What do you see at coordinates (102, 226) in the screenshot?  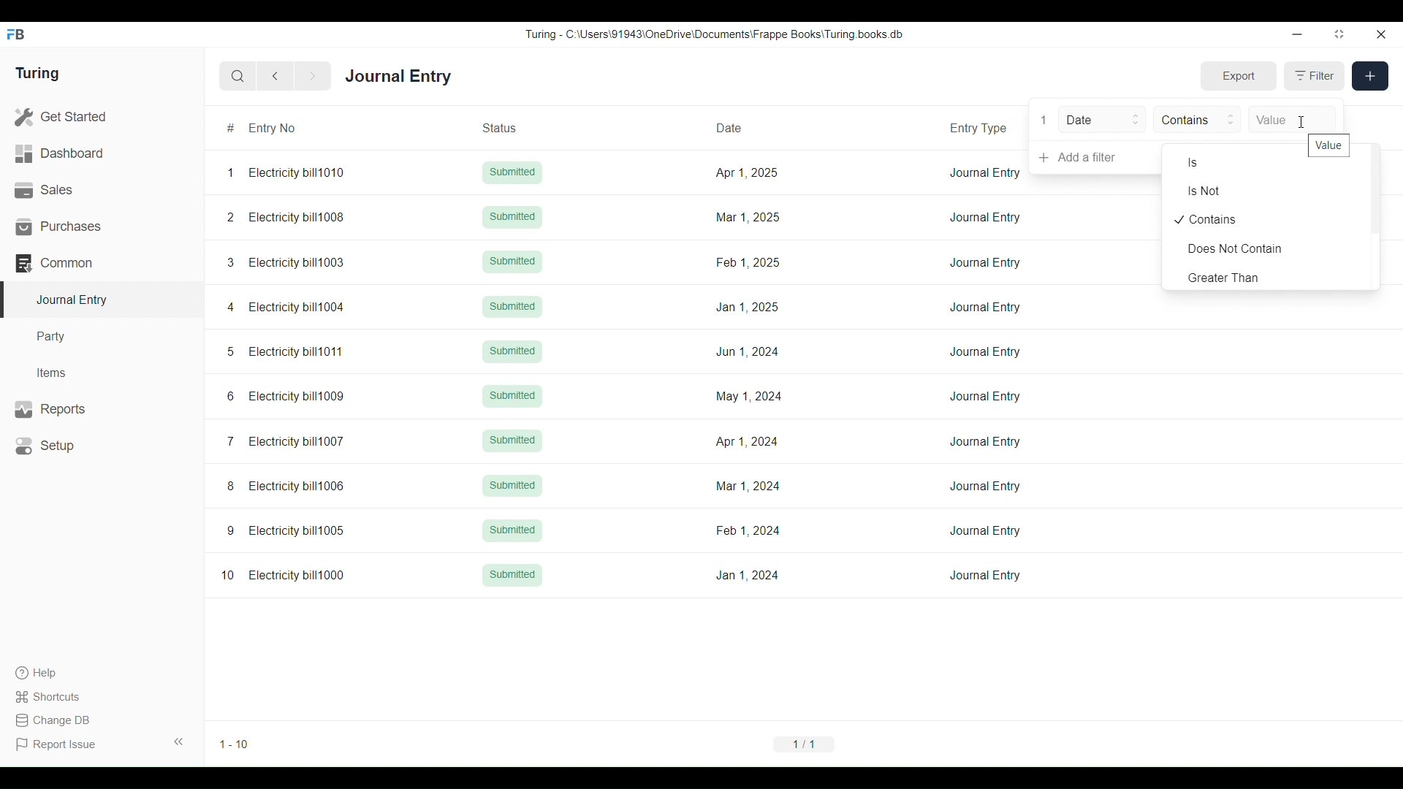 I see `Purchases` at bounding box center [102, 226].